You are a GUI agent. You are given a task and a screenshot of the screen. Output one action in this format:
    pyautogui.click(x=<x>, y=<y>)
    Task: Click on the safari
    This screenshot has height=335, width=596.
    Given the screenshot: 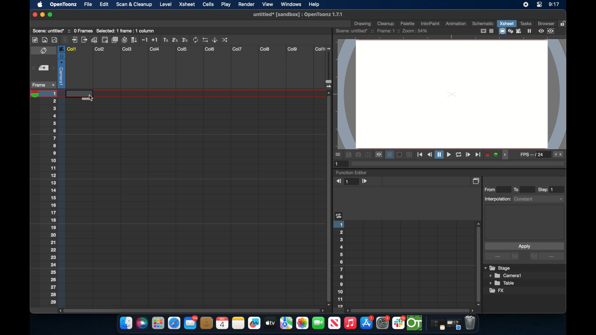 What is the action you would take?
    pyautogui.click(x=454, y=324)
    